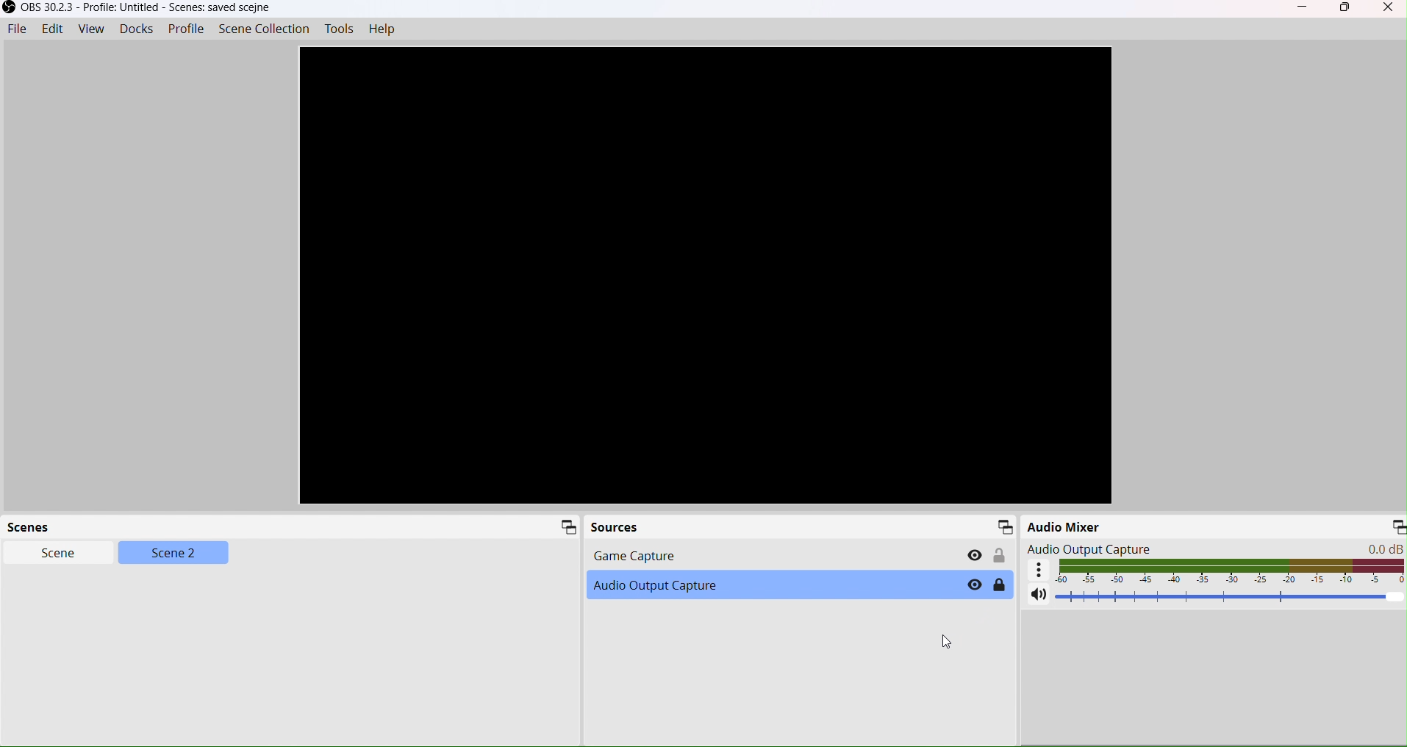 The height and width of the screenshot is (747, 1407). I want to click on Preview screen, so click(705, 274).